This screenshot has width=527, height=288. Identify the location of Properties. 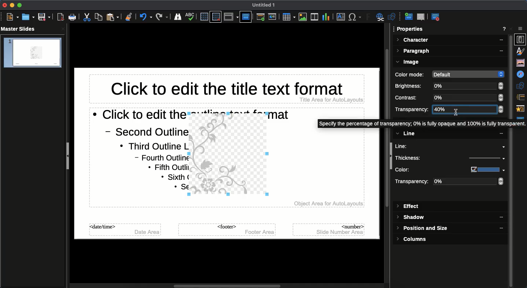
(410, 29).